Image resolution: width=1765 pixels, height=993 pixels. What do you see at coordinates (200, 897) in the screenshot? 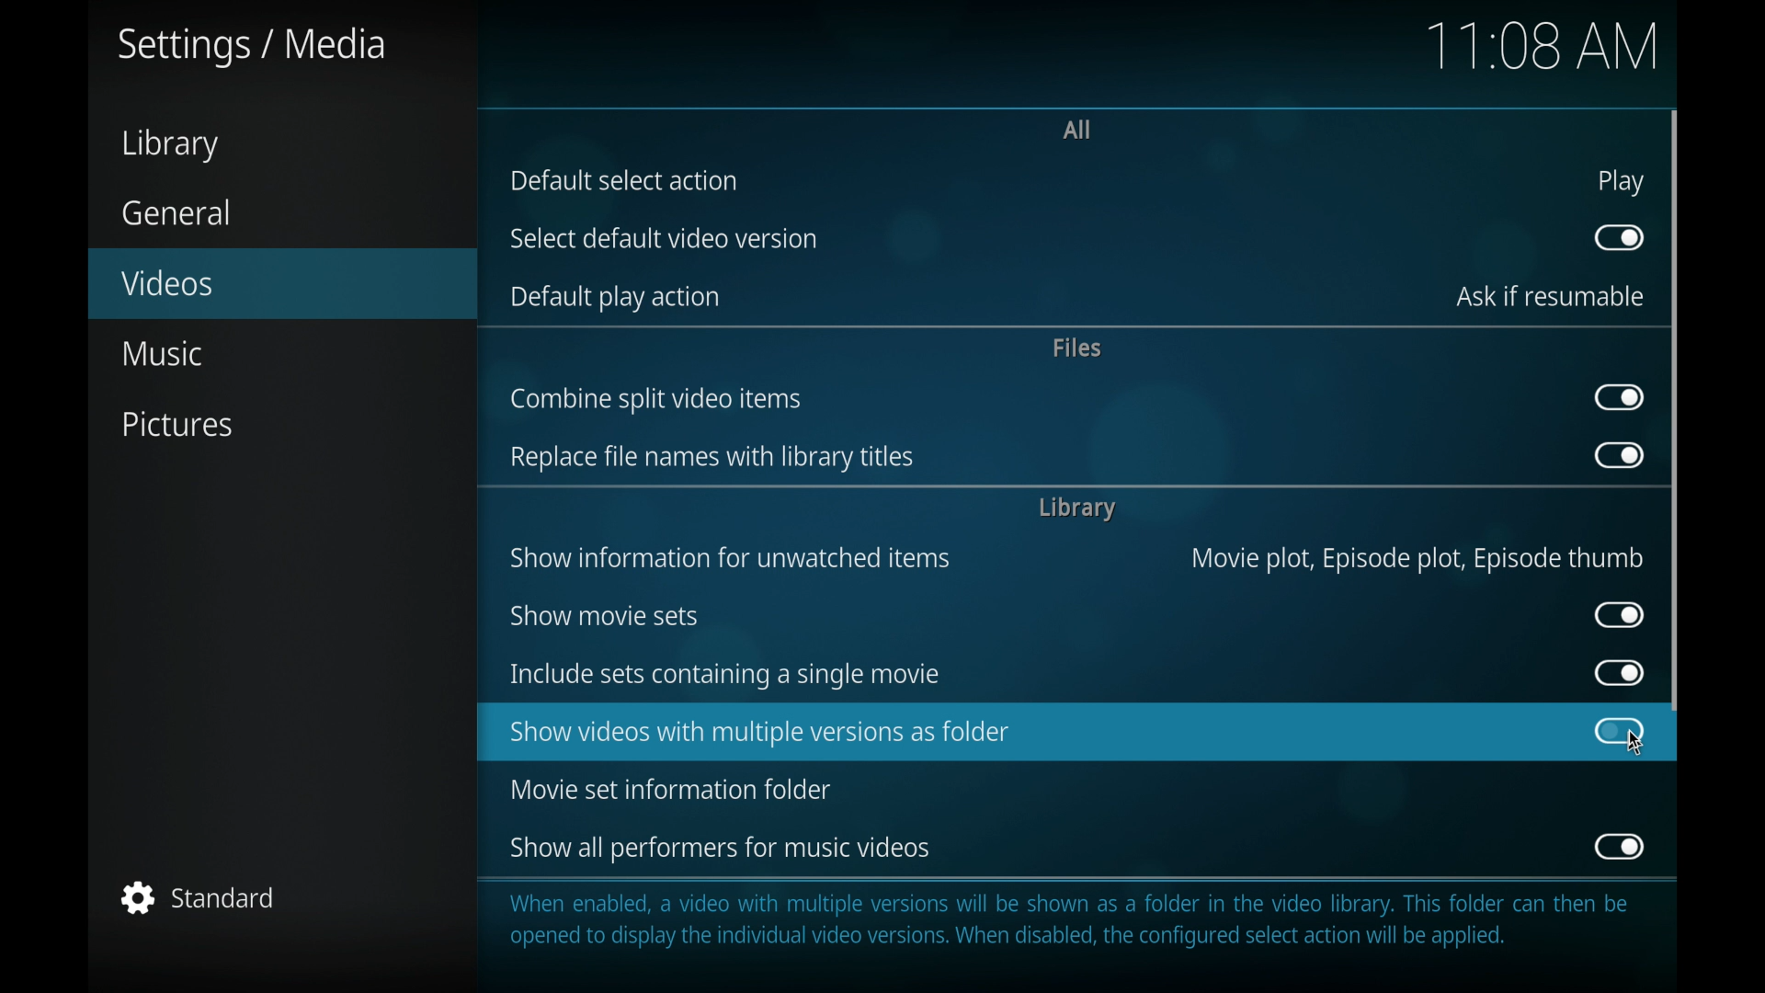
I see `standard` at bounding box center [200, 897].